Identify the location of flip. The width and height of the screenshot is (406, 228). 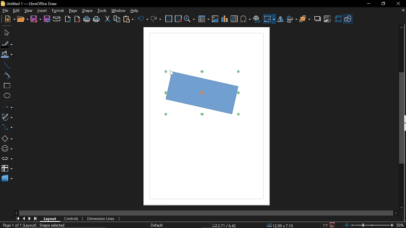
(280, 20).